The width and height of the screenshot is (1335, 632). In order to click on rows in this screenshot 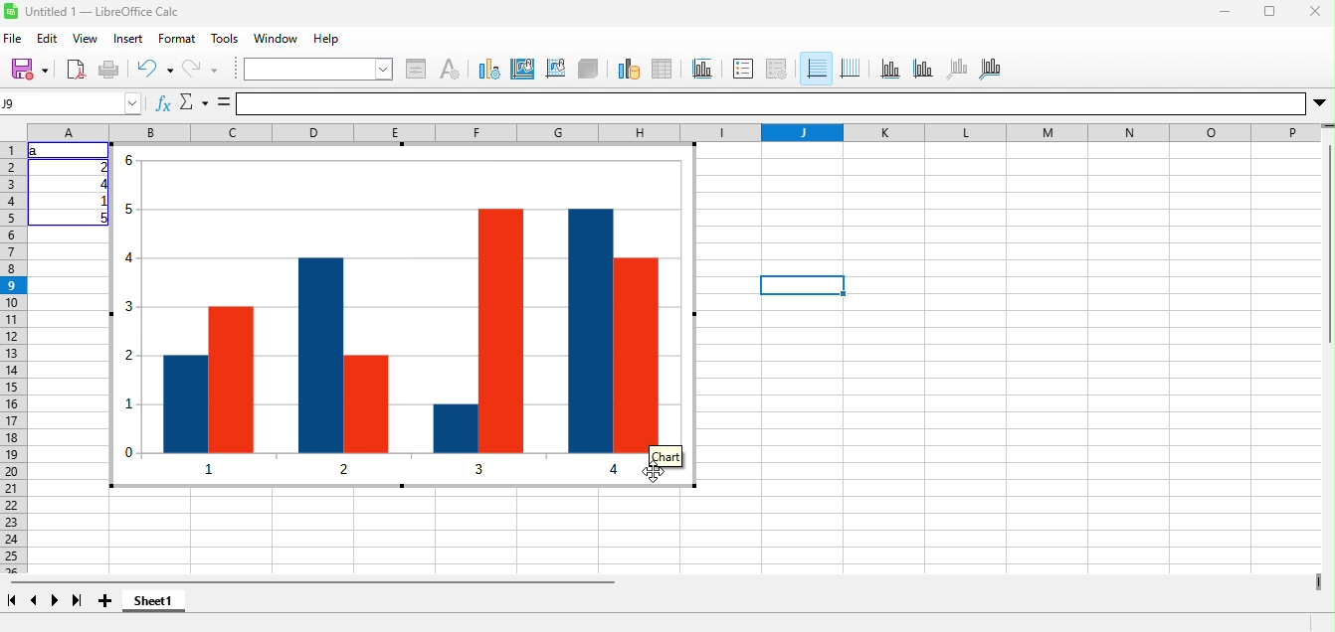, I will do `click(13, 358)`.